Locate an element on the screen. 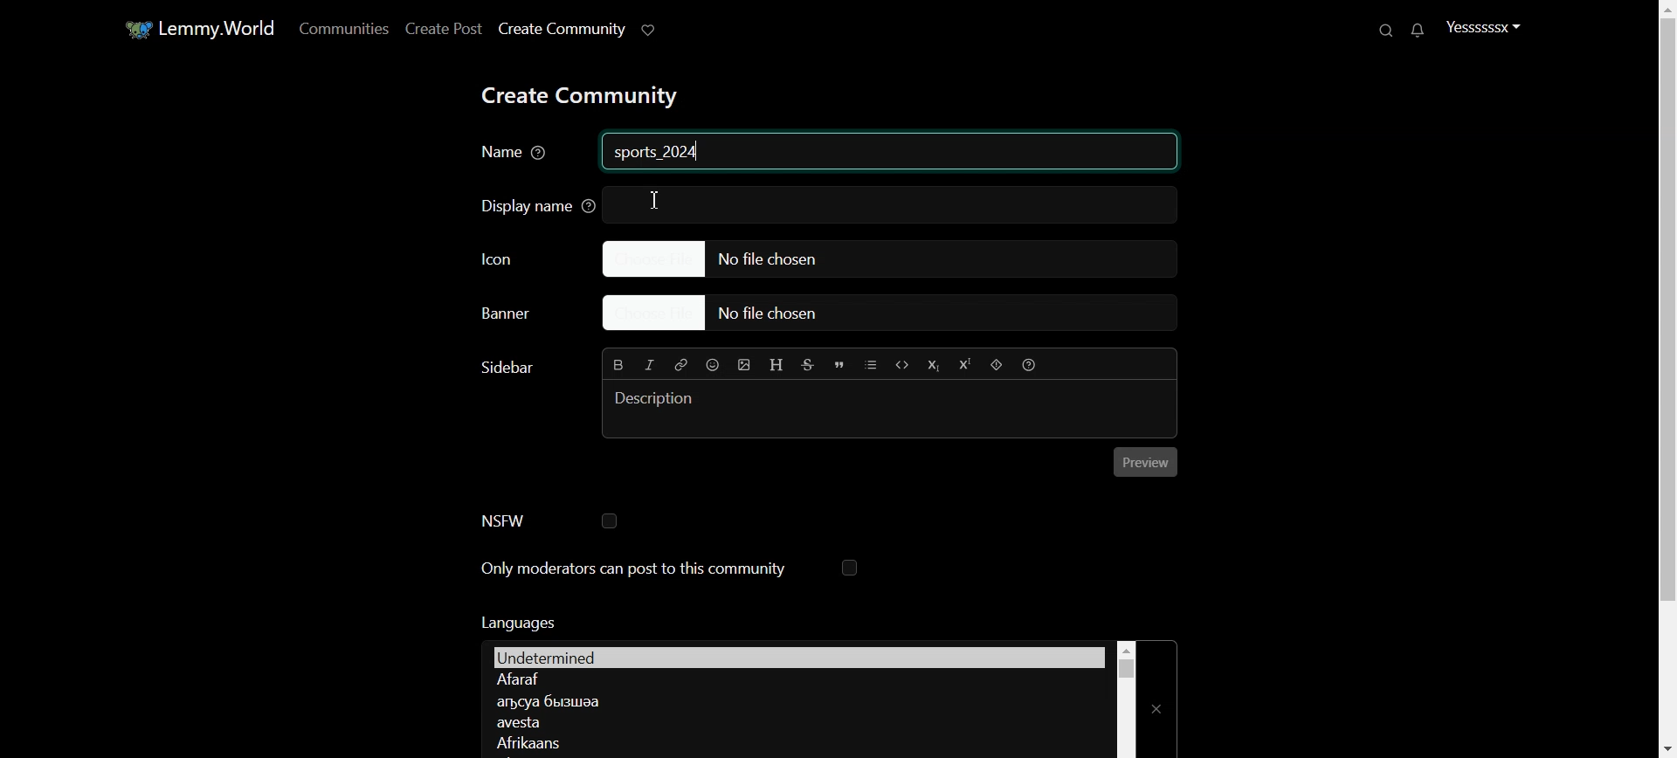  Unread message is located at coordinates (1416, 31).